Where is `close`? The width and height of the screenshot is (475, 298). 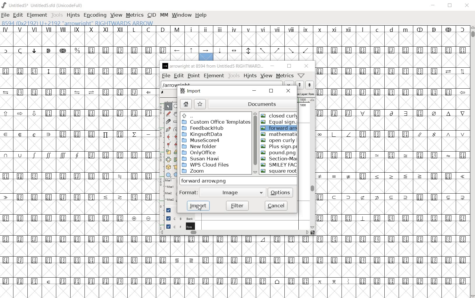
close is located at coordinates (288, 91).